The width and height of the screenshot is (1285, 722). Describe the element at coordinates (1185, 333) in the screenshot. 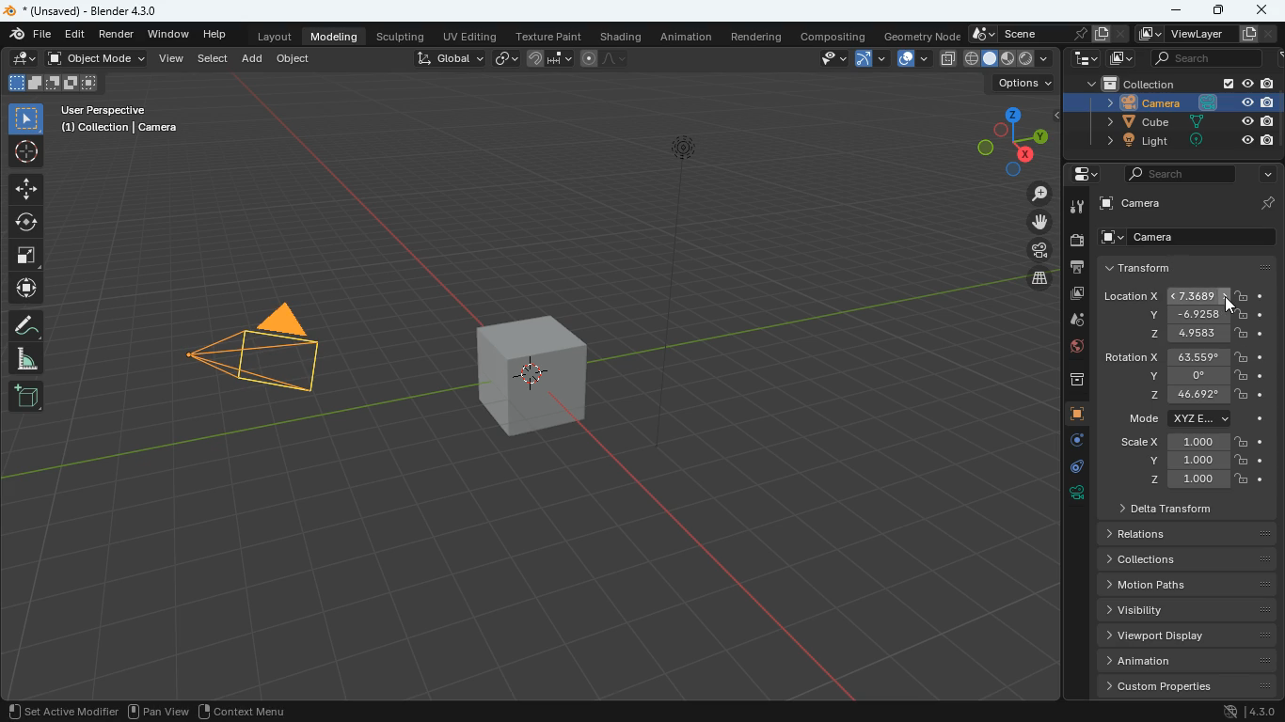

I see `z` at that location.